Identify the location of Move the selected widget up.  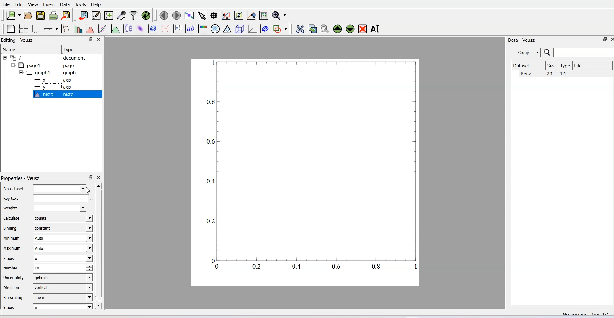
(338, 29).